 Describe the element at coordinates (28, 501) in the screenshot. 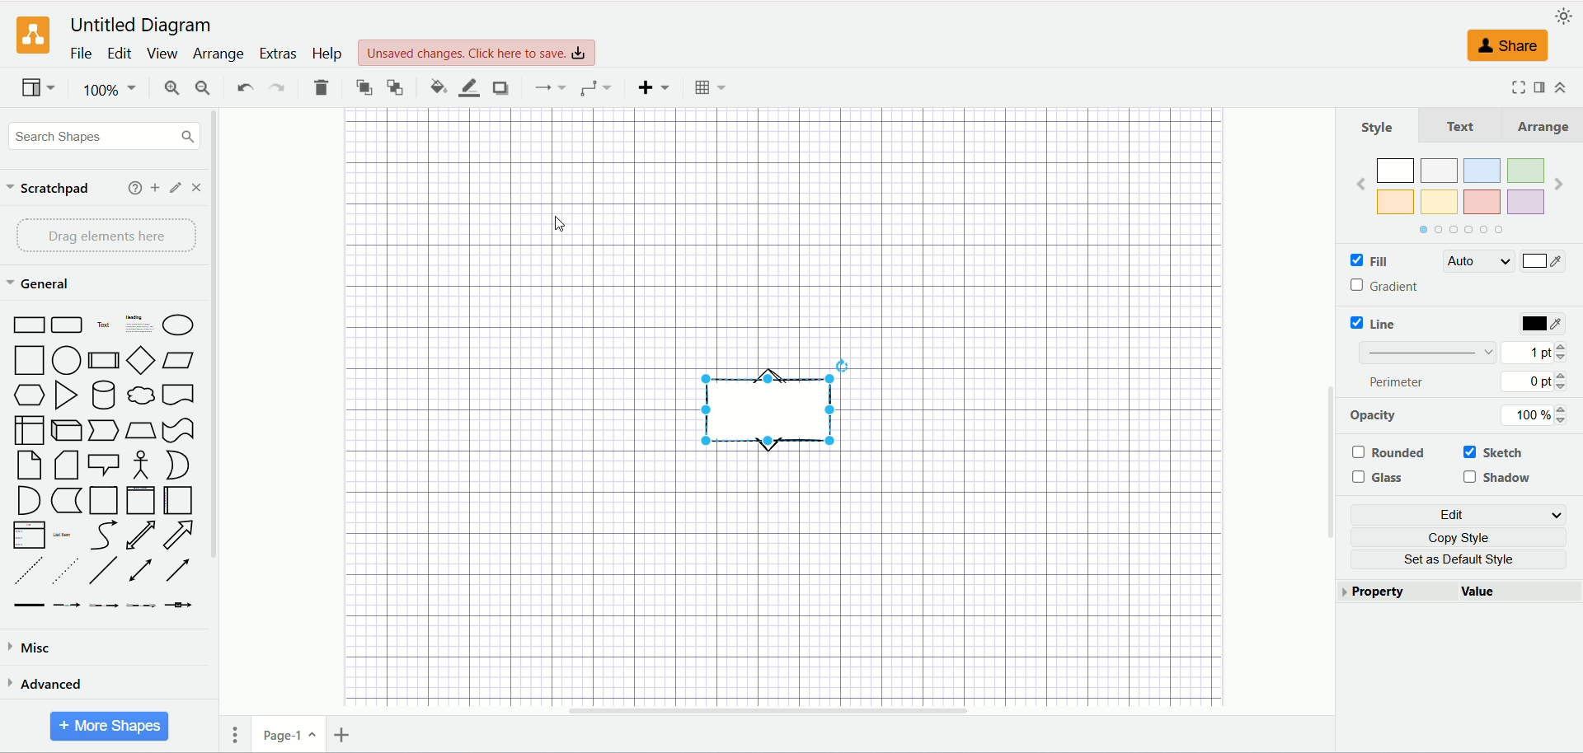

I see `AND` at that location.